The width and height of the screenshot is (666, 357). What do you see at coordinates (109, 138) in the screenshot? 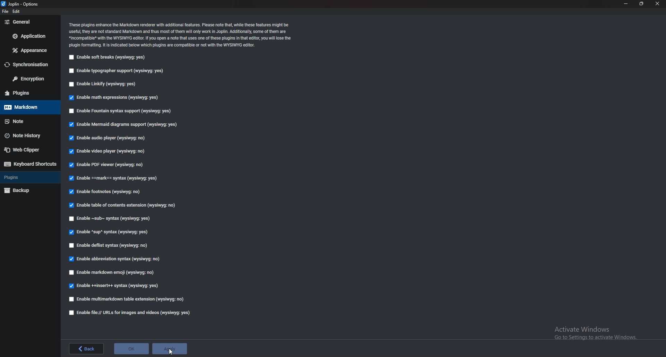
I see `Enable audio player` at bounding box center [109, 138].